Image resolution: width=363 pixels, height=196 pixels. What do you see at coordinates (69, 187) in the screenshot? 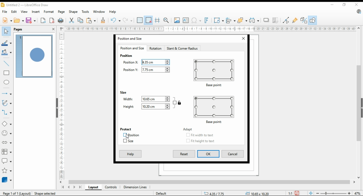
I see `previous page` at bounding box center [69, 187].